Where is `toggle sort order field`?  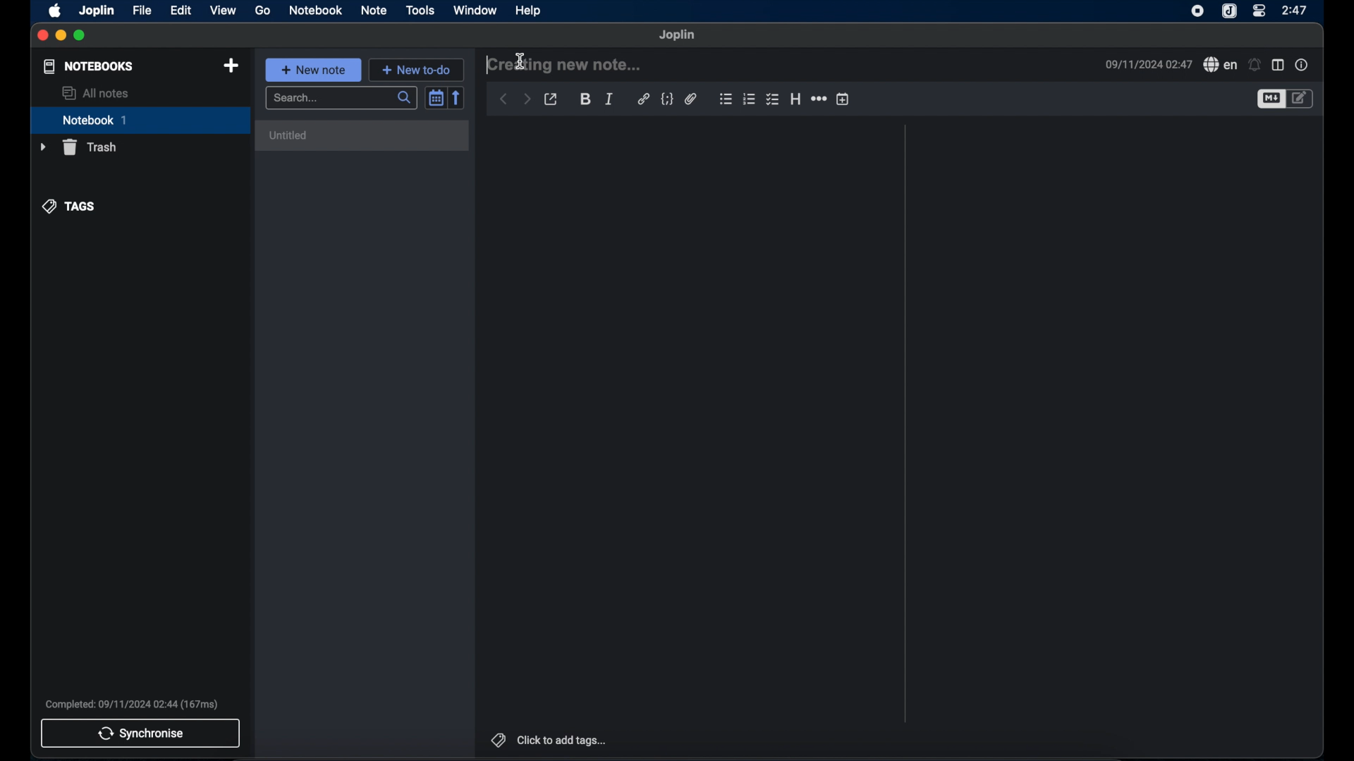
toggle sort order field is located at coordinates (435, 97).